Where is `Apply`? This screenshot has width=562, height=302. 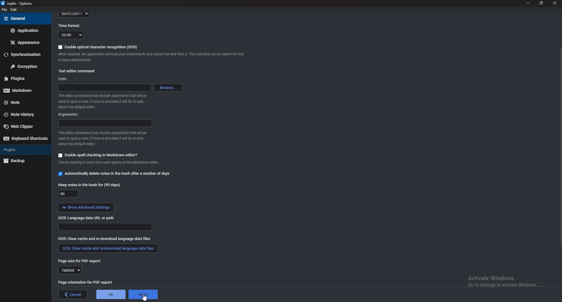
Apply is located at coordinates (143, 294).